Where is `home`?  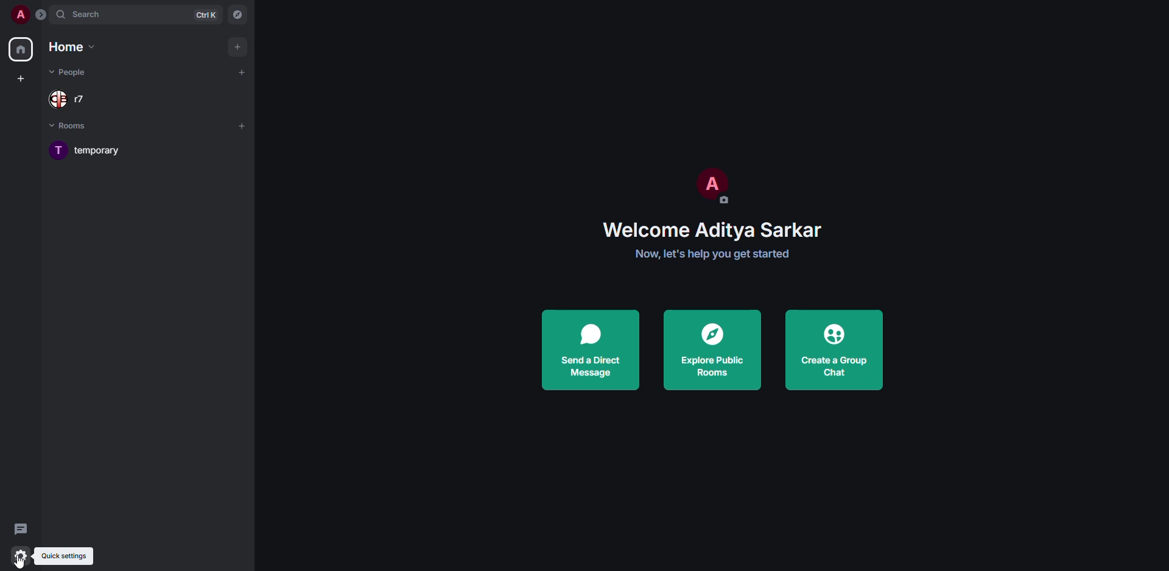 home is located at coordinates (23, 50).